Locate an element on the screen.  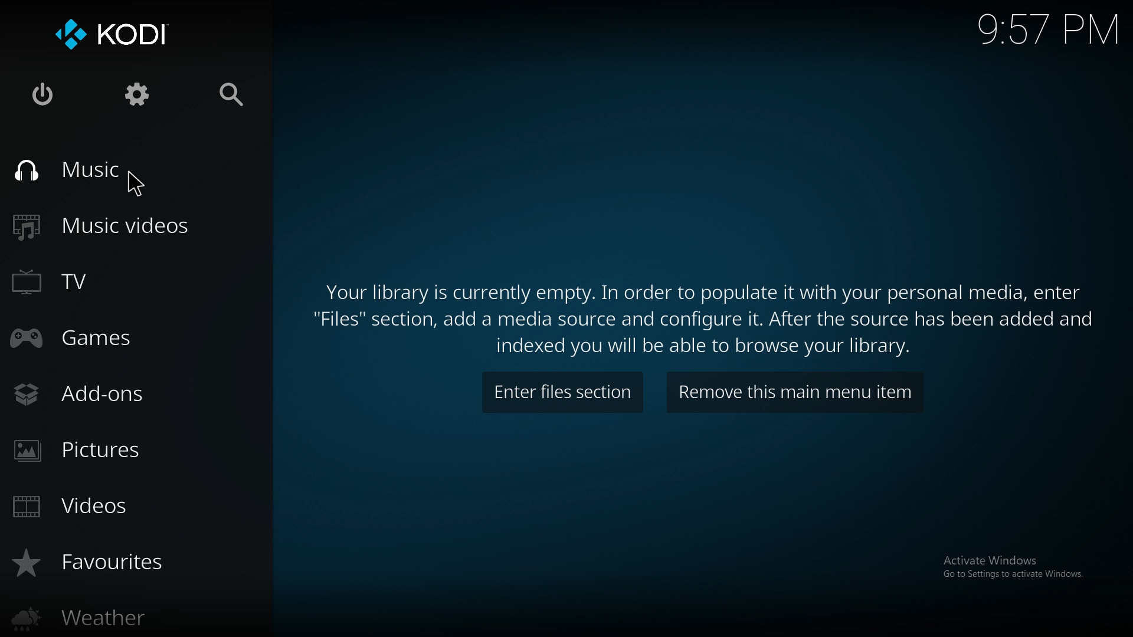
remove item is located at coordinates (798, 393).